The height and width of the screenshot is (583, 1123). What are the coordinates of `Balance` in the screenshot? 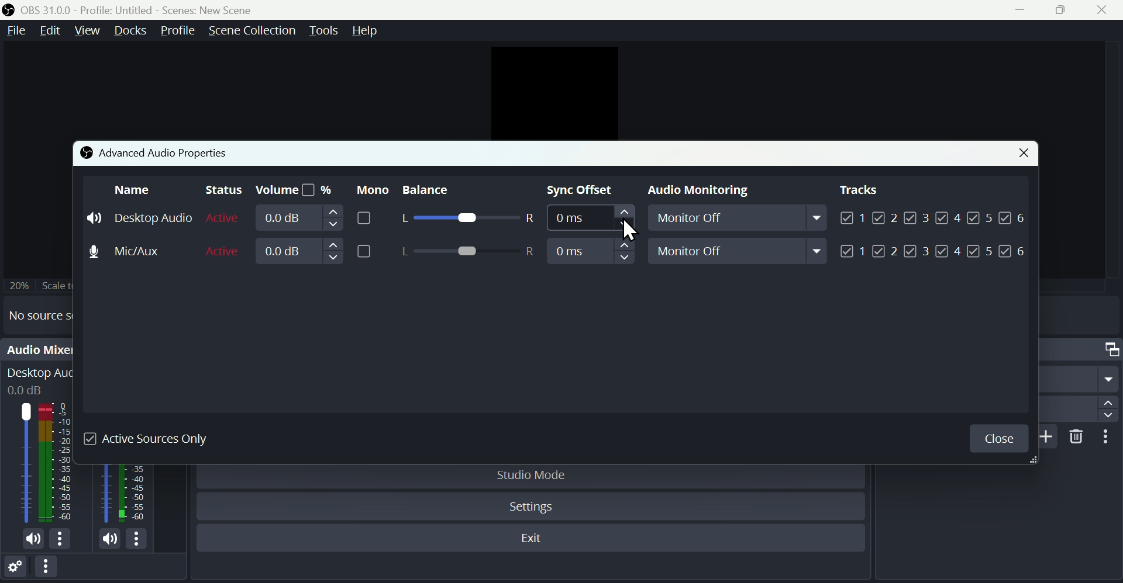 It's located at (439, 190).